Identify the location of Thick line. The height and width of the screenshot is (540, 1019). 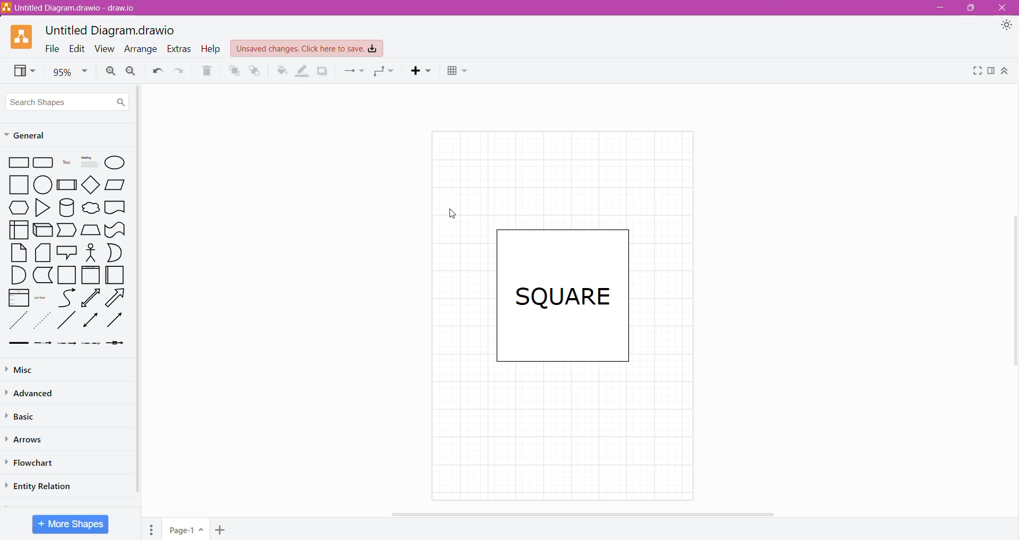
(18, 343).